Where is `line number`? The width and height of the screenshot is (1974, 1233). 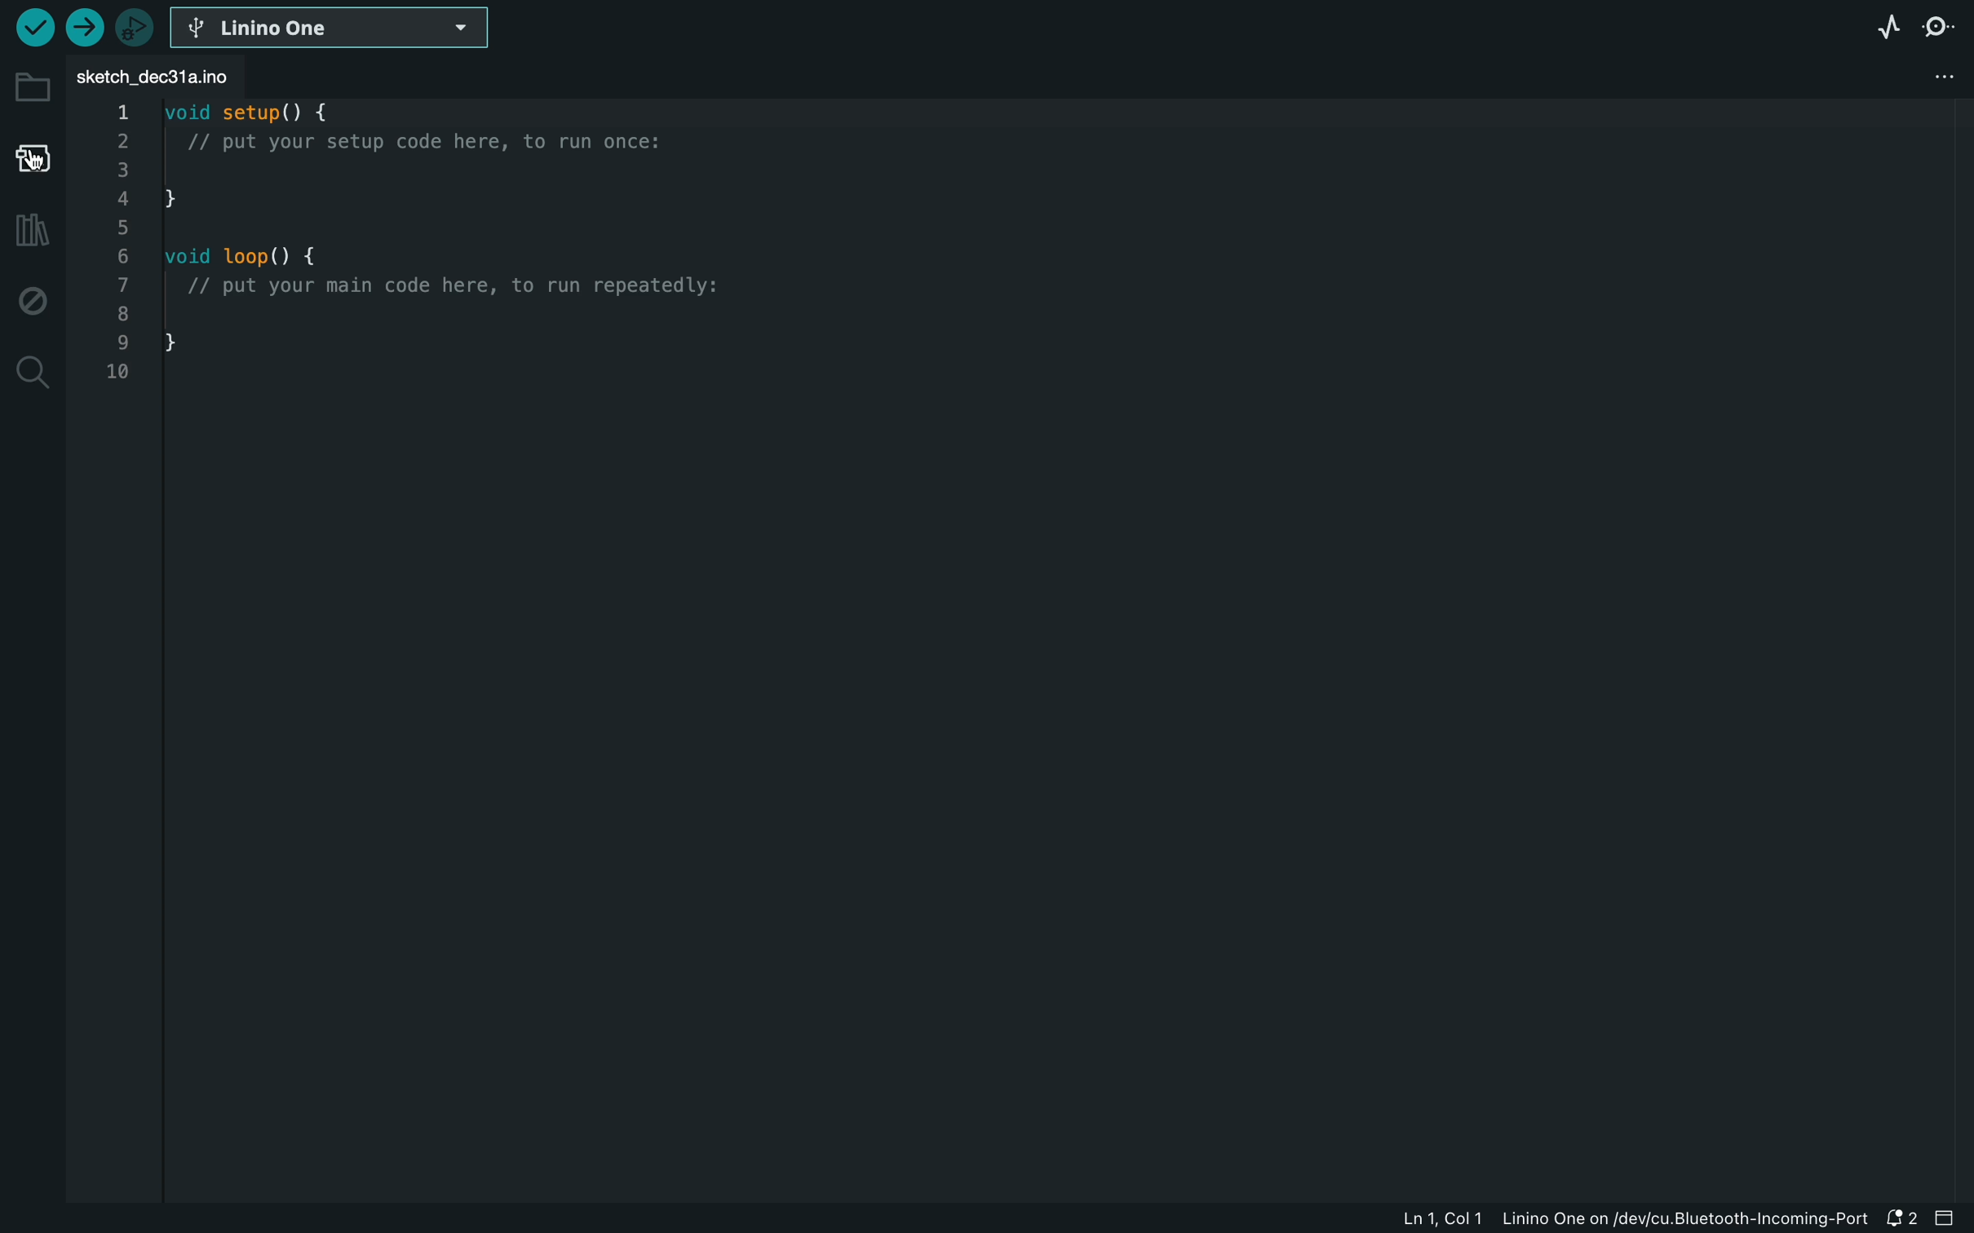 line number is located at coordinates (120, 240).